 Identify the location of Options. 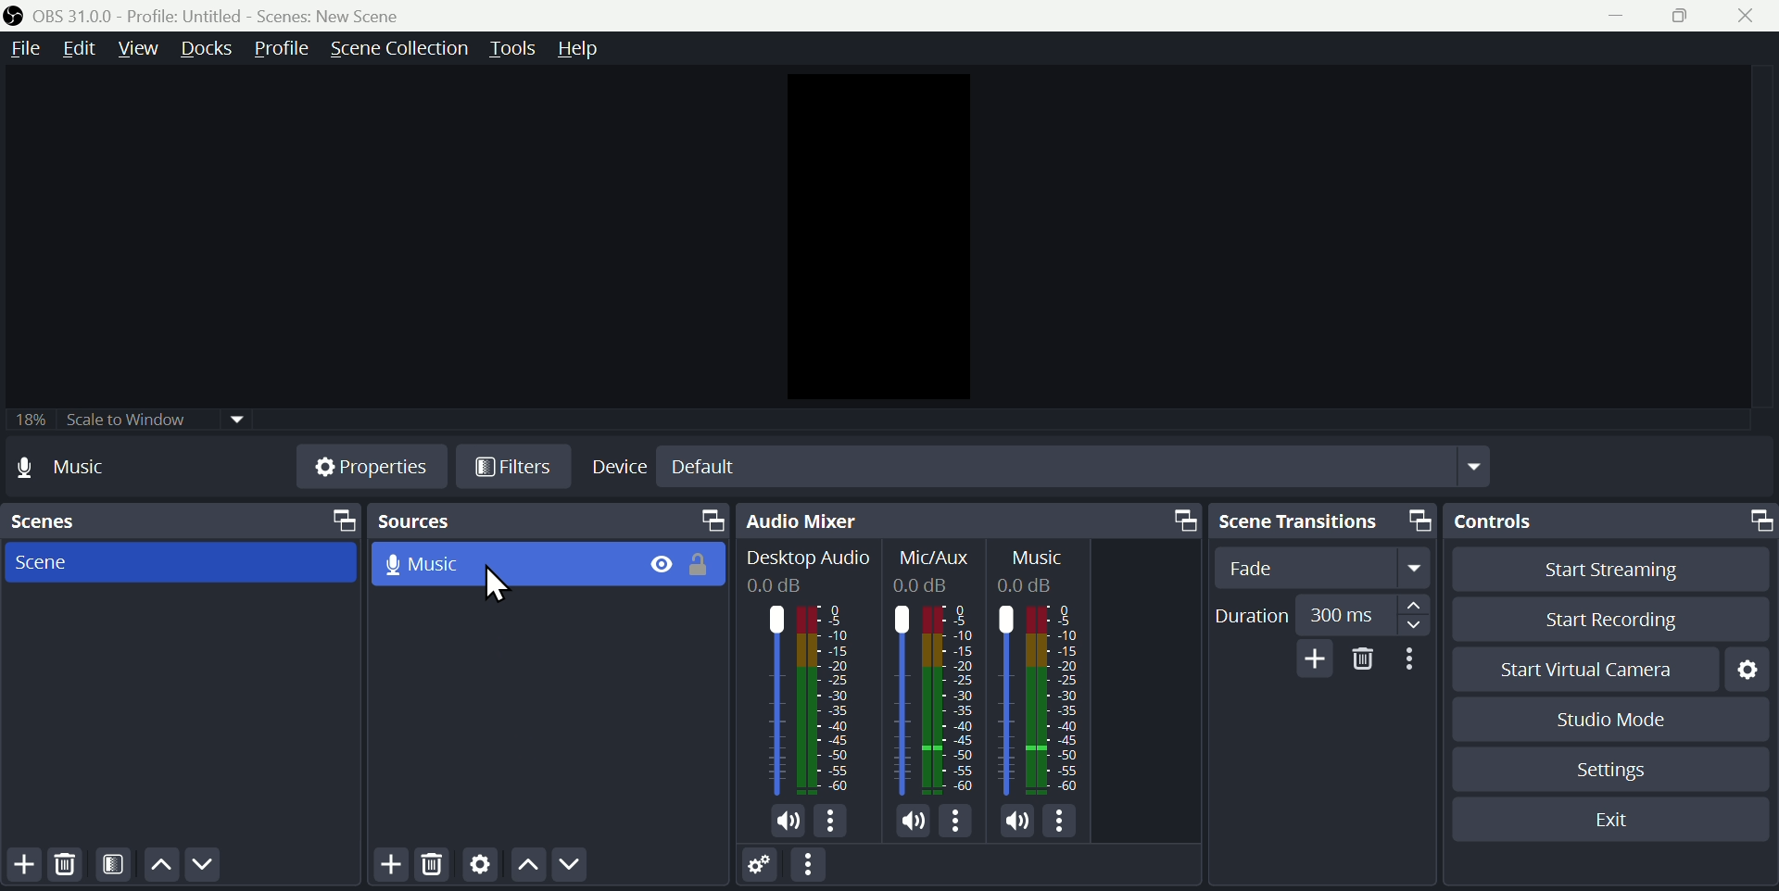
(832, 823).